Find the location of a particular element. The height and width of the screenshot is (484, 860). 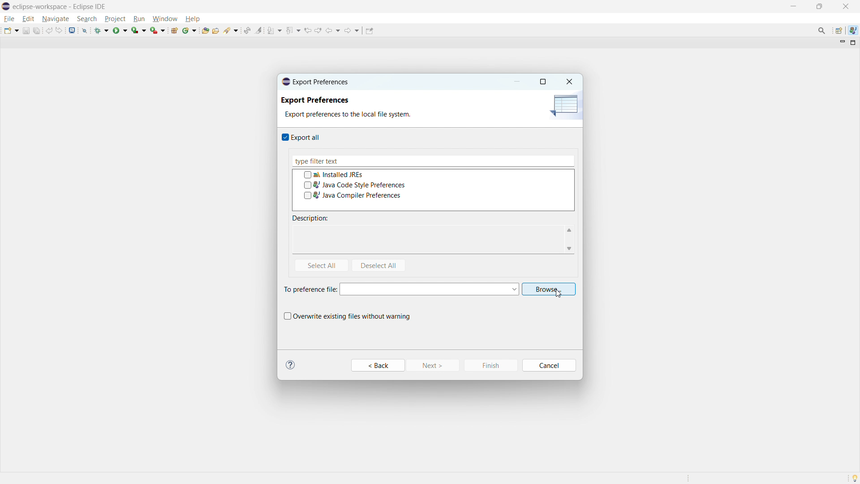

project is located at coordinates (115, 18).